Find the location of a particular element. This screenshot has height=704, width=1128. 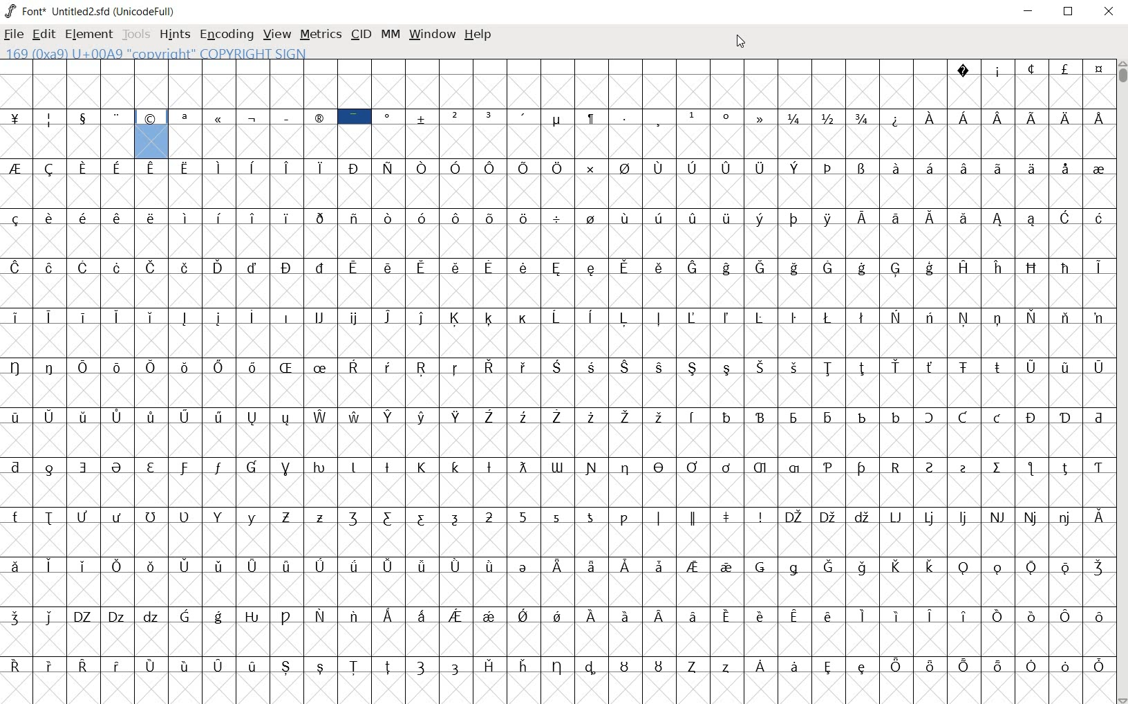

mm is located at coordinates (389, 33).